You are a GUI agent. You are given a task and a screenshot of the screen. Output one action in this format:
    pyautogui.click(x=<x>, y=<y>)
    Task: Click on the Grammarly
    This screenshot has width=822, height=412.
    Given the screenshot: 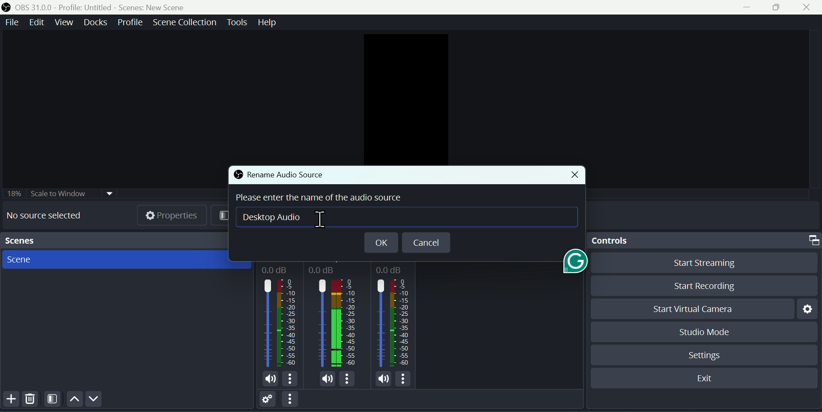 What is the action you would take?
    pyautogui.click(x=572, y=265)
    